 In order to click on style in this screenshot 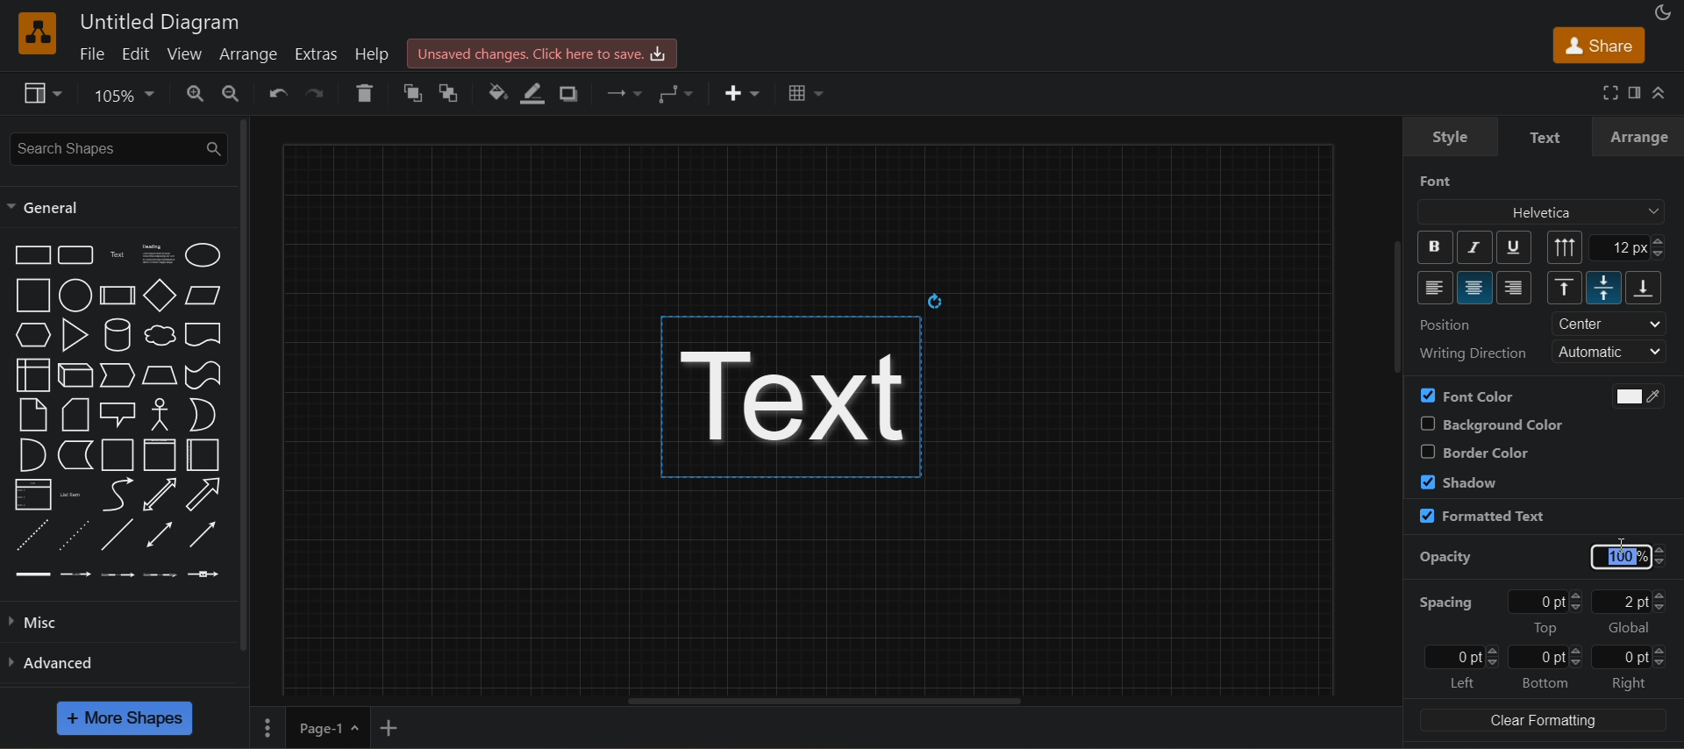, I will do `click(1450, 137)`.